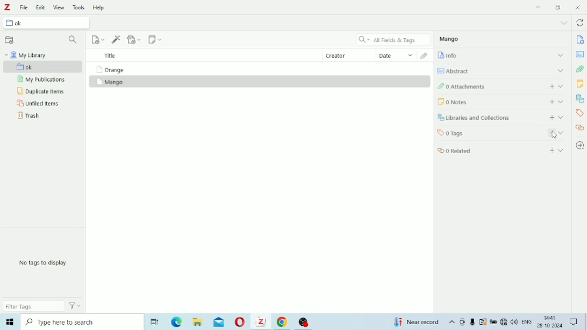  Describe the element at coordinates (74, 306) in the screenshot. I see `Actions` at that location.